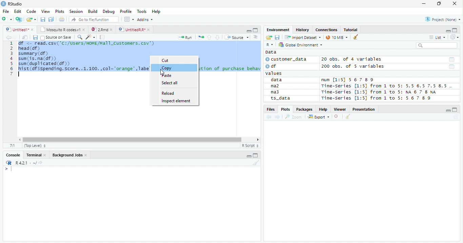  I want to click on Open Folder, so click(32, 19).